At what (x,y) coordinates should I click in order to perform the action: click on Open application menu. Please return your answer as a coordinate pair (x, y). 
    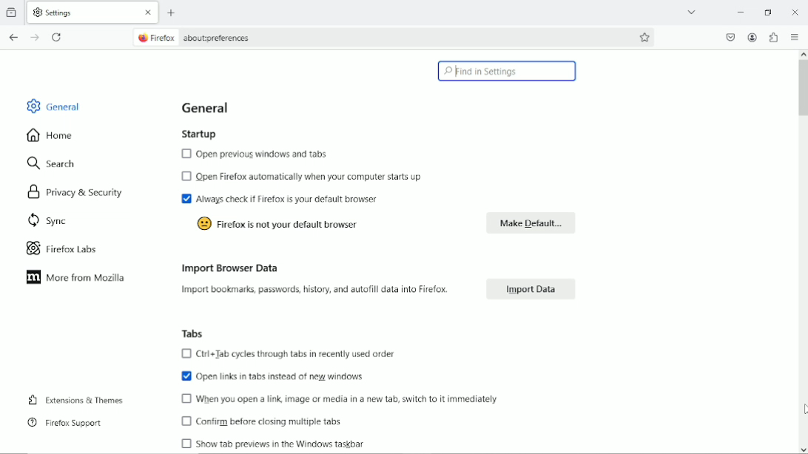
    Looking at the image, I should click on (795, 36).